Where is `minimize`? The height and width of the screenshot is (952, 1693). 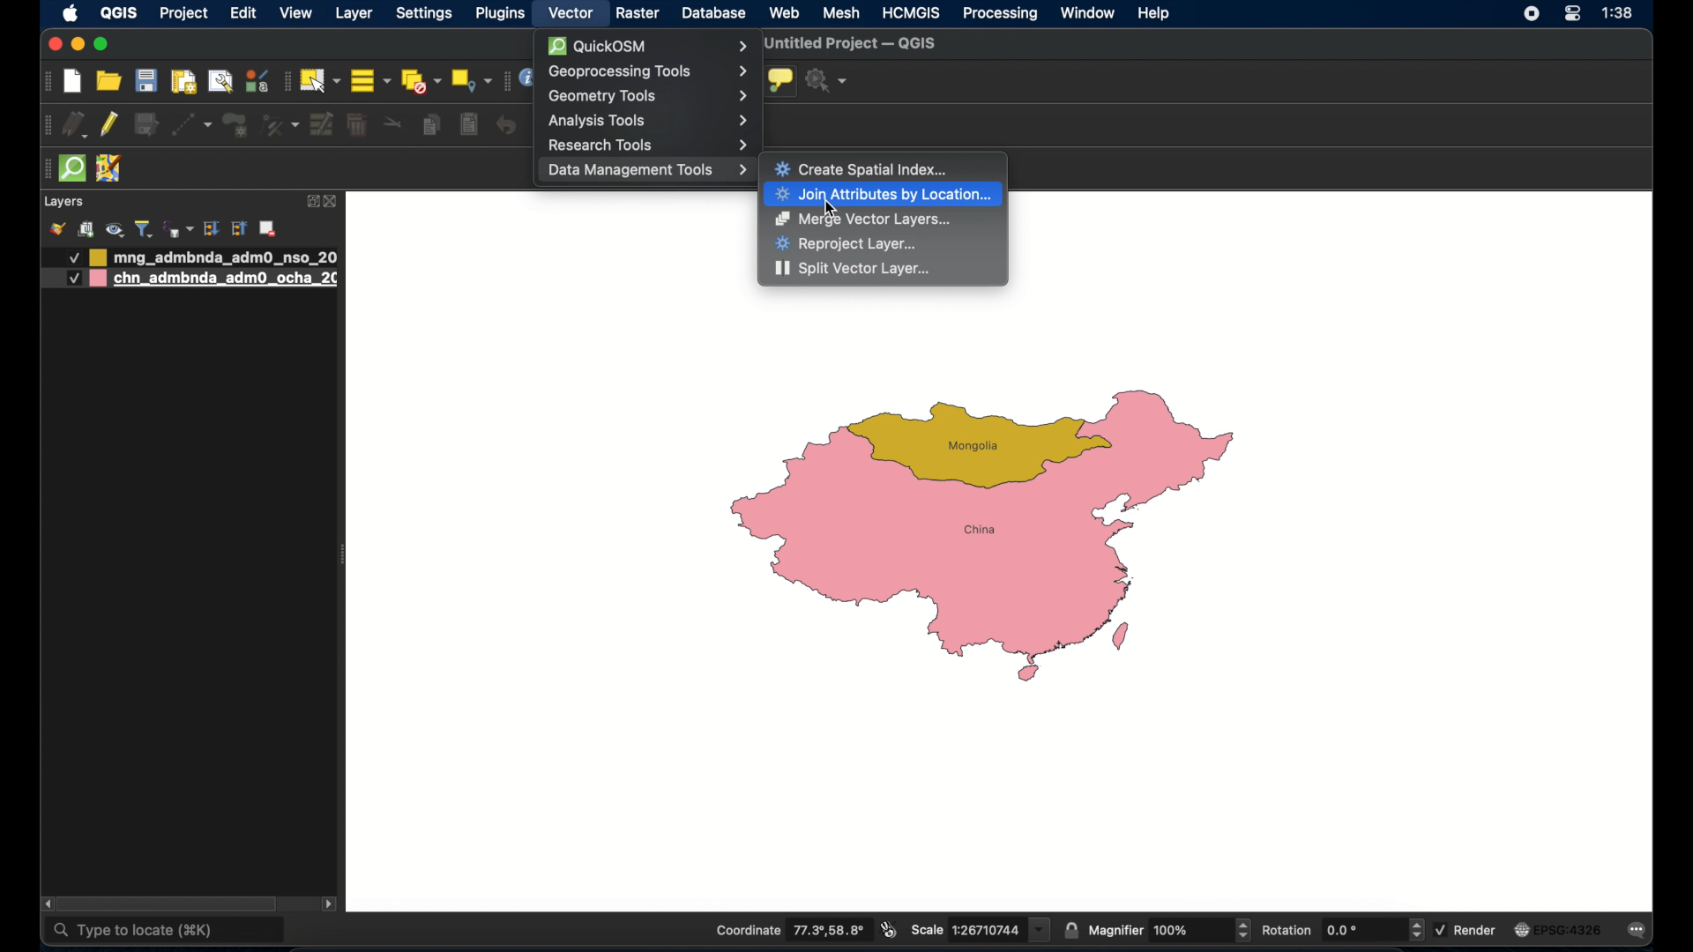 minimize is located at coordinates (78, 45).